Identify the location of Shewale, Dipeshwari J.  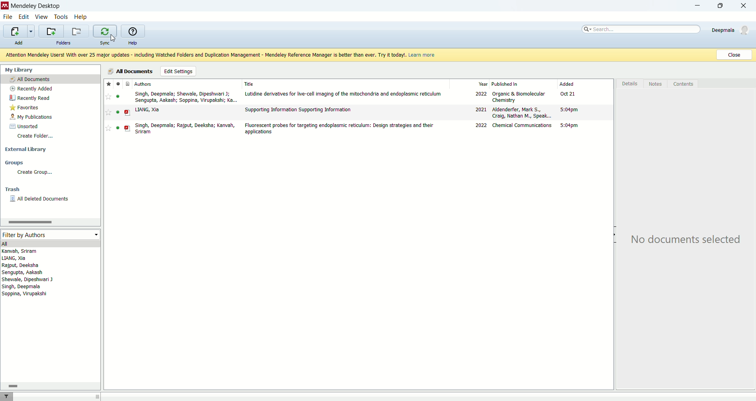
(29, 280).